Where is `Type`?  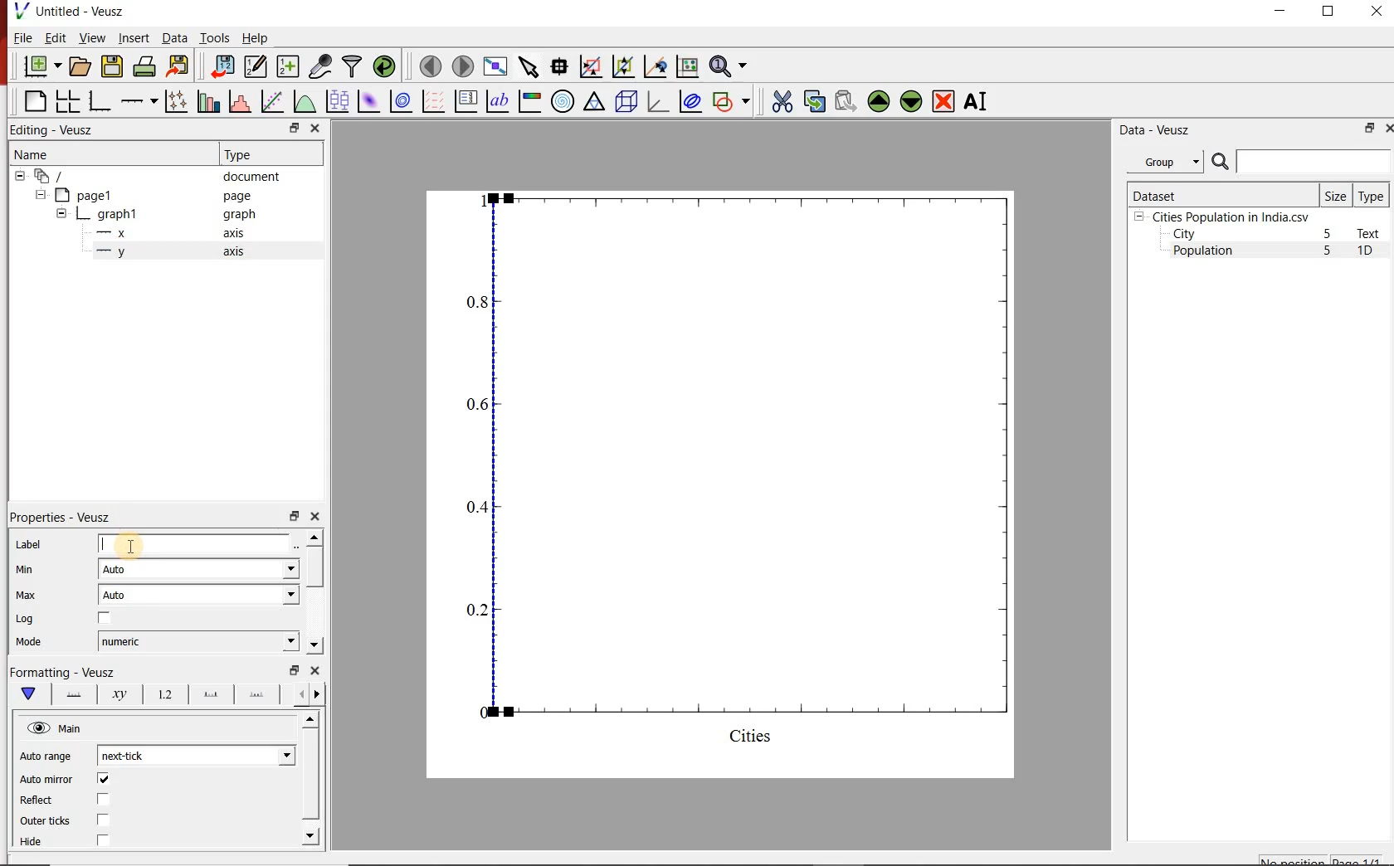
Type is located at coordinates (269, 154).